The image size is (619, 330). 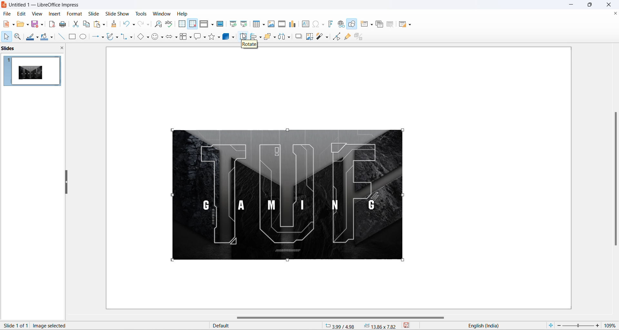 What do you see at coordinates (42, 24) in the screenshot?
I see `save options` at bounding box center [42, 24].